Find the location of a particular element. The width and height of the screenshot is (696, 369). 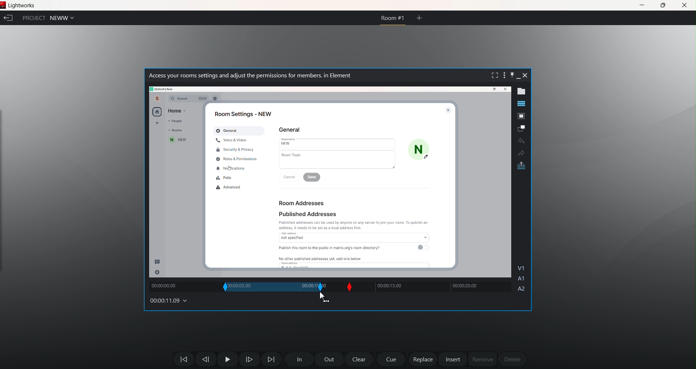

toggle is located at coordinates (424, 247).